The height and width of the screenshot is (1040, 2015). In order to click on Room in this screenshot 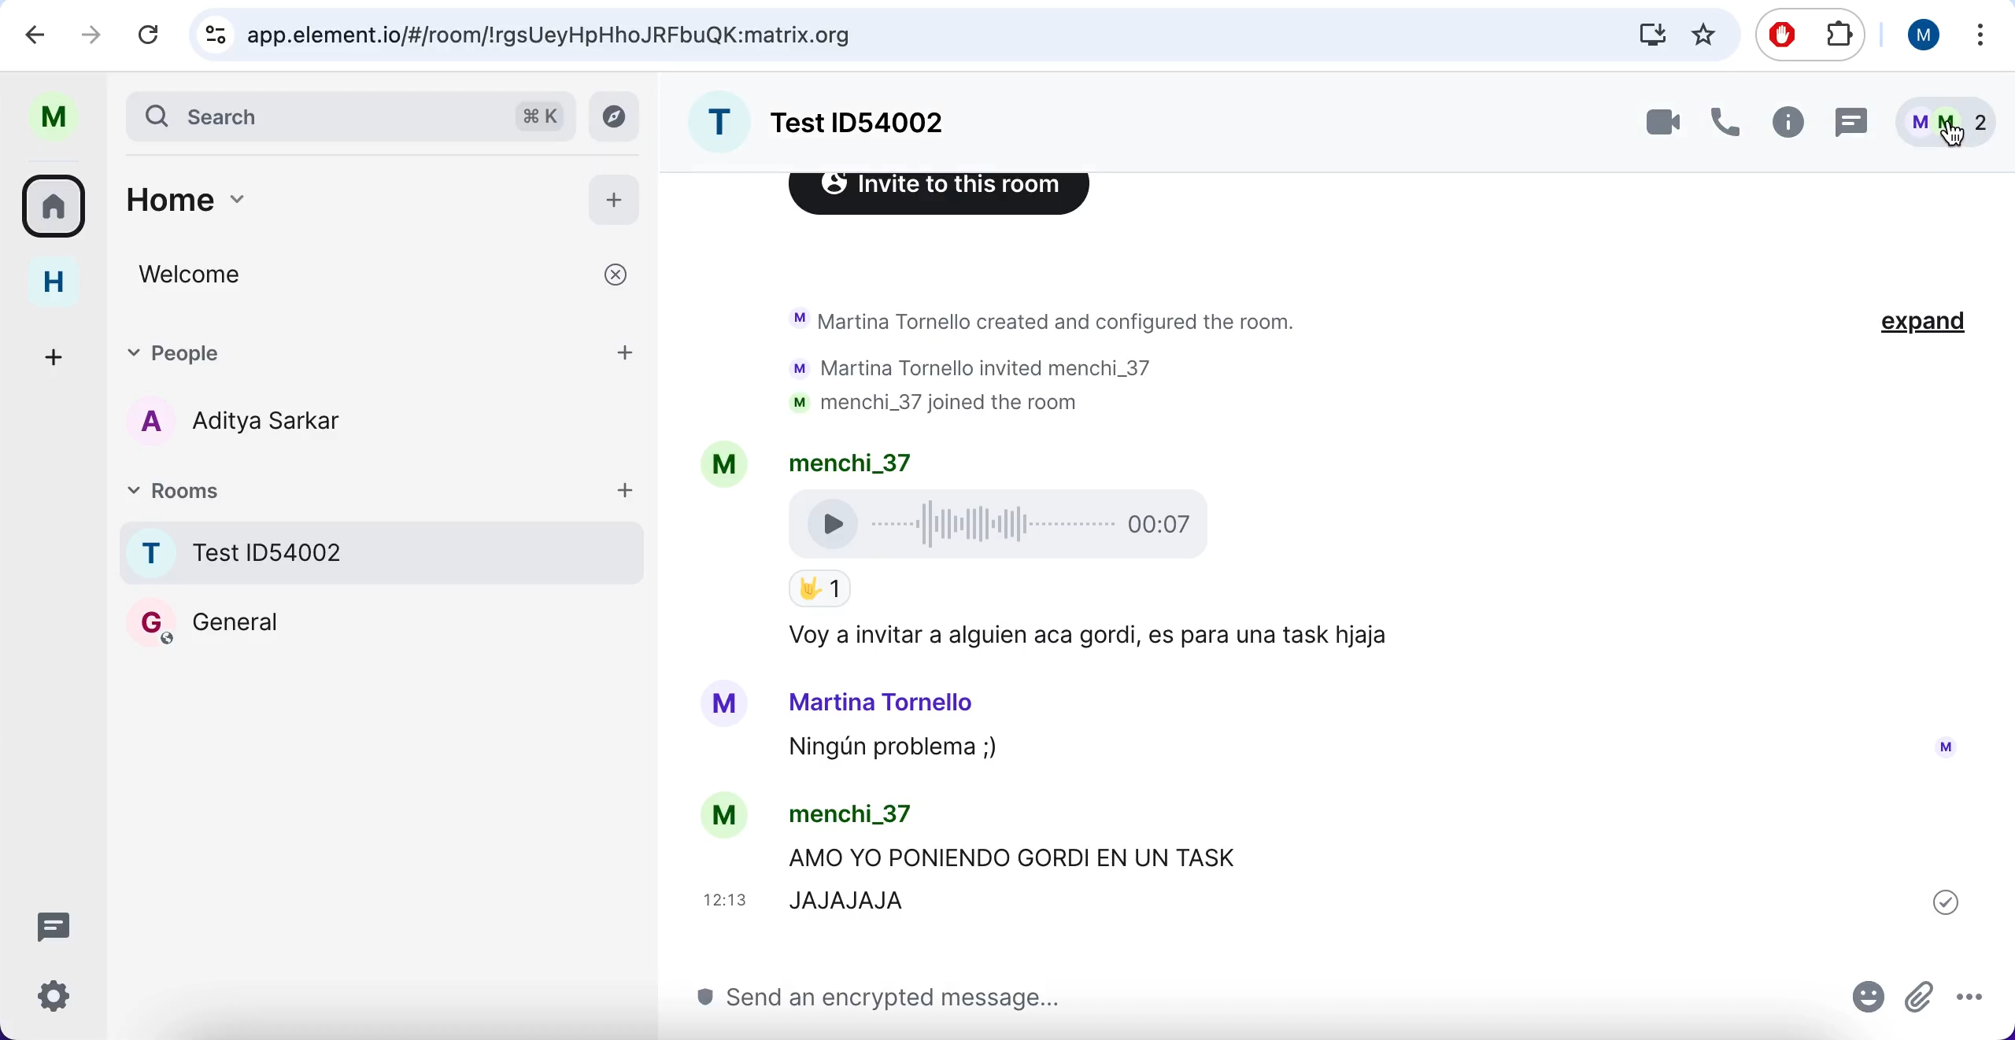, I will do `click(378, 620)`.